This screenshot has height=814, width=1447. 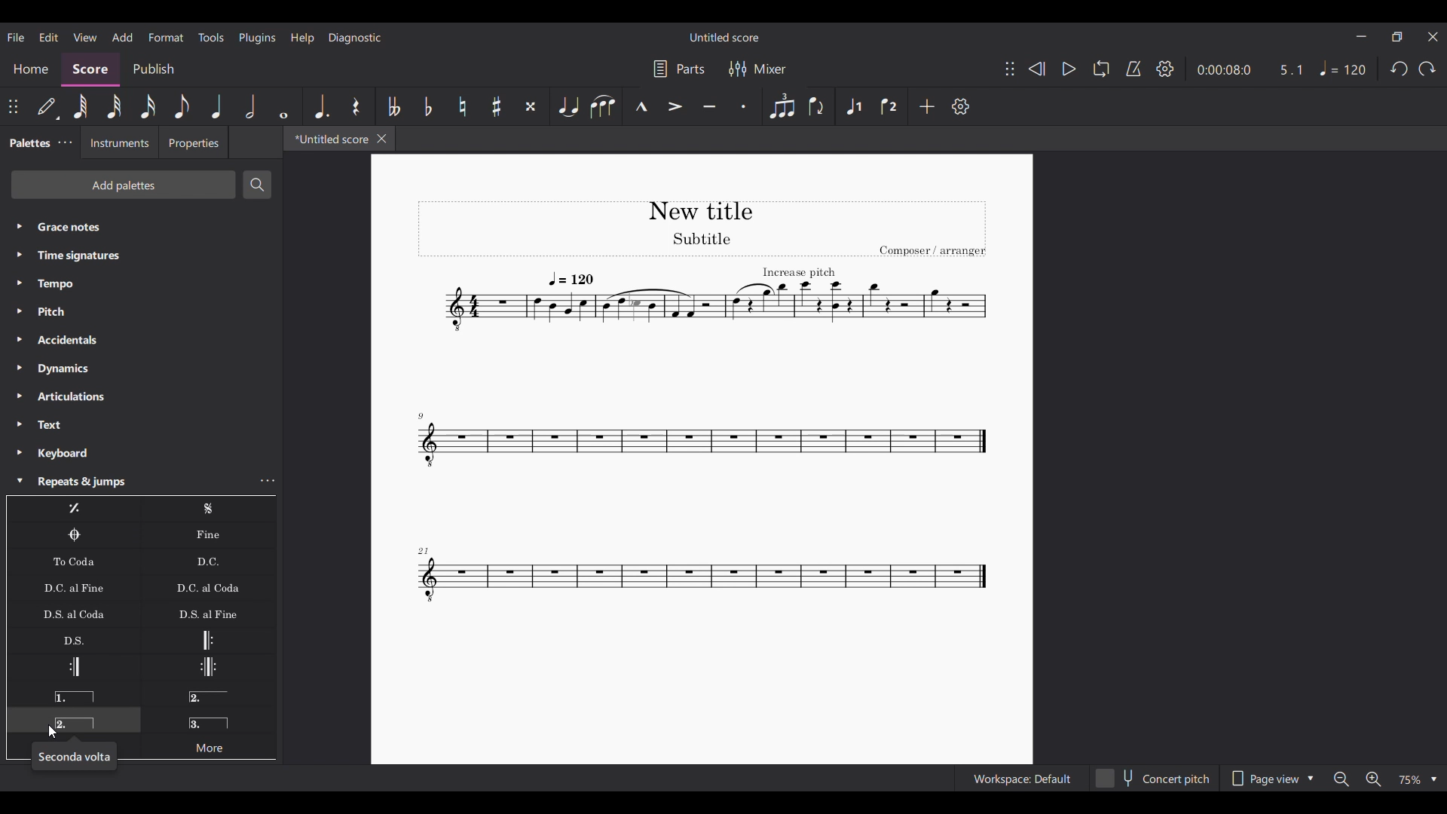 I want to click on Tools menu, so click(x=211, y=38).